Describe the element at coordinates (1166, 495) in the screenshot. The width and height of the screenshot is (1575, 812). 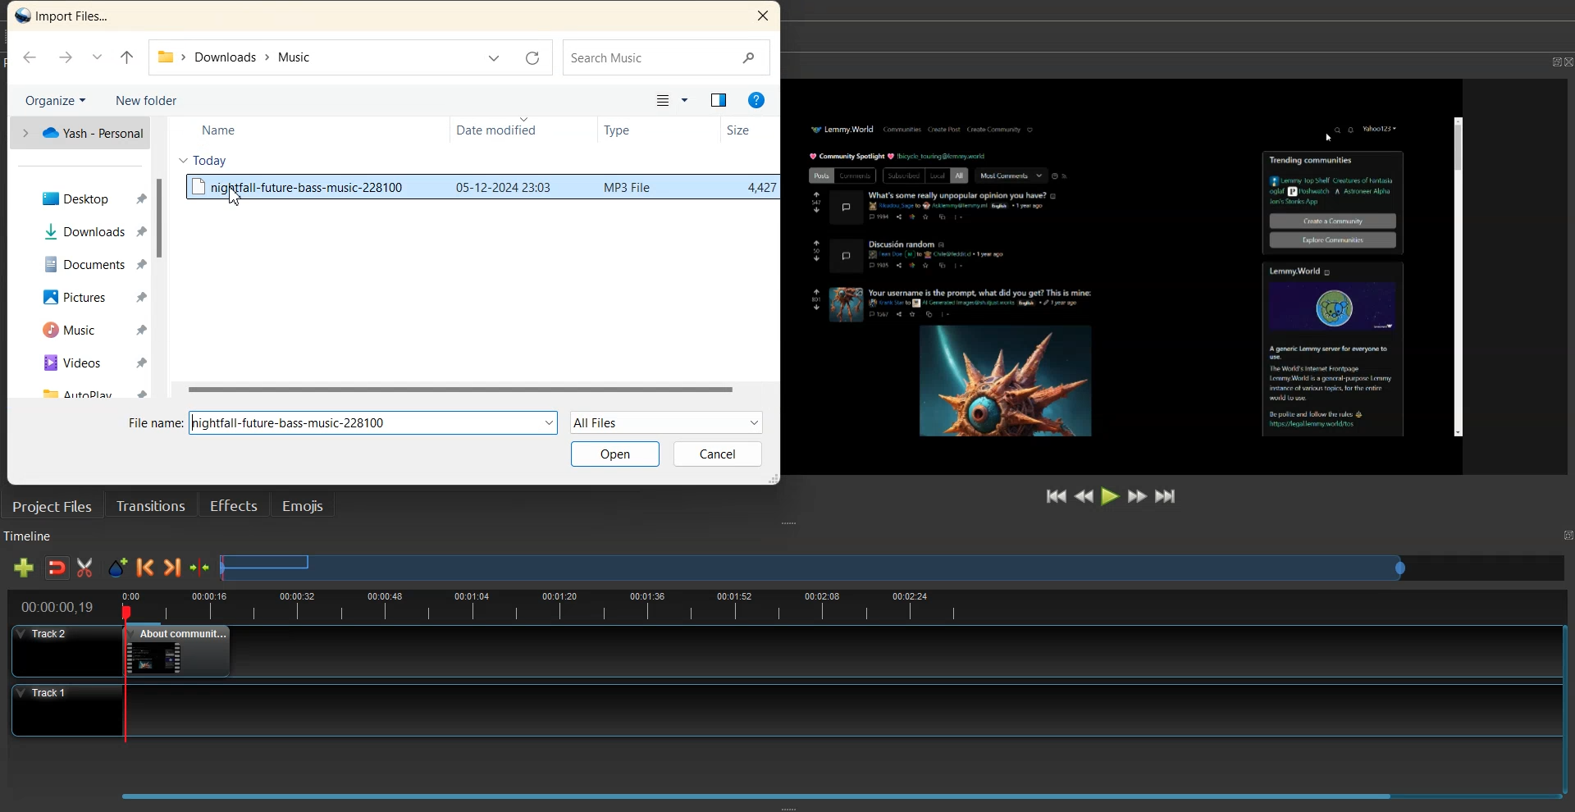
I see `Jump to End` at that location.